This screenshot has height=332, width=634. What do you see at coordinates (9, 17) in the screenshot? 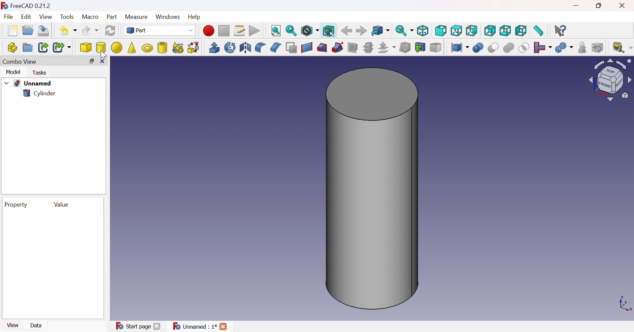
I see `File` at bounding box center [9, 17].